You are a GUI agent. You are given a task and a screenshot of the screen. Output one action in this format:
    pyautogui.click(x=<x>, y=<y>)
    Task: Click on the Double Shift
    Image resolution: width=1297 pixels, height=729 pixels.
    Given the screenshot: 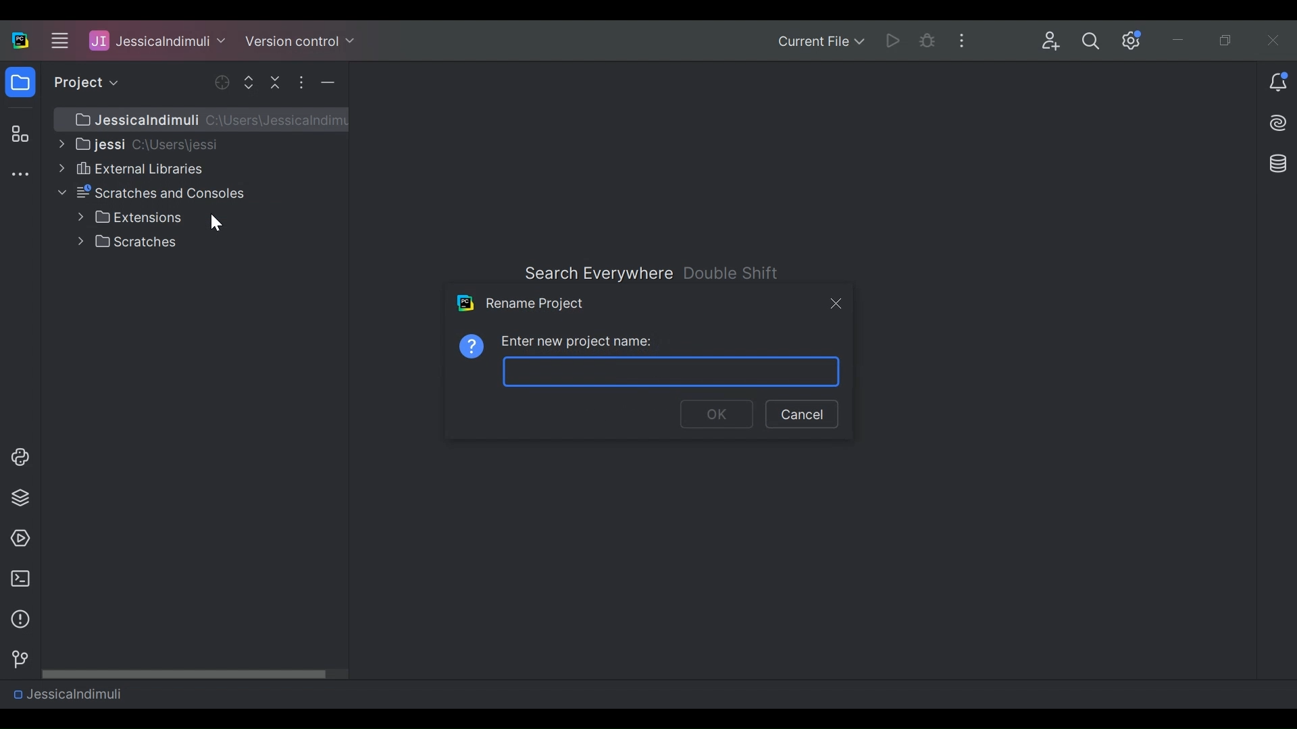 What is the action you would take?
    pyautogui.click(x=732, y=273)
    